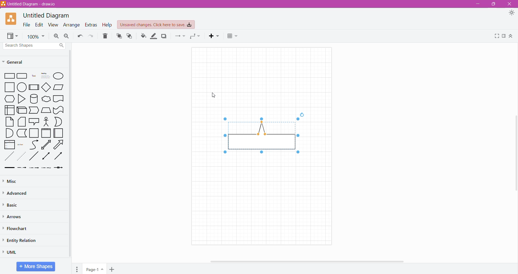 The image size is (518, 274). I want to click on Cylinder , so click(34, 99).